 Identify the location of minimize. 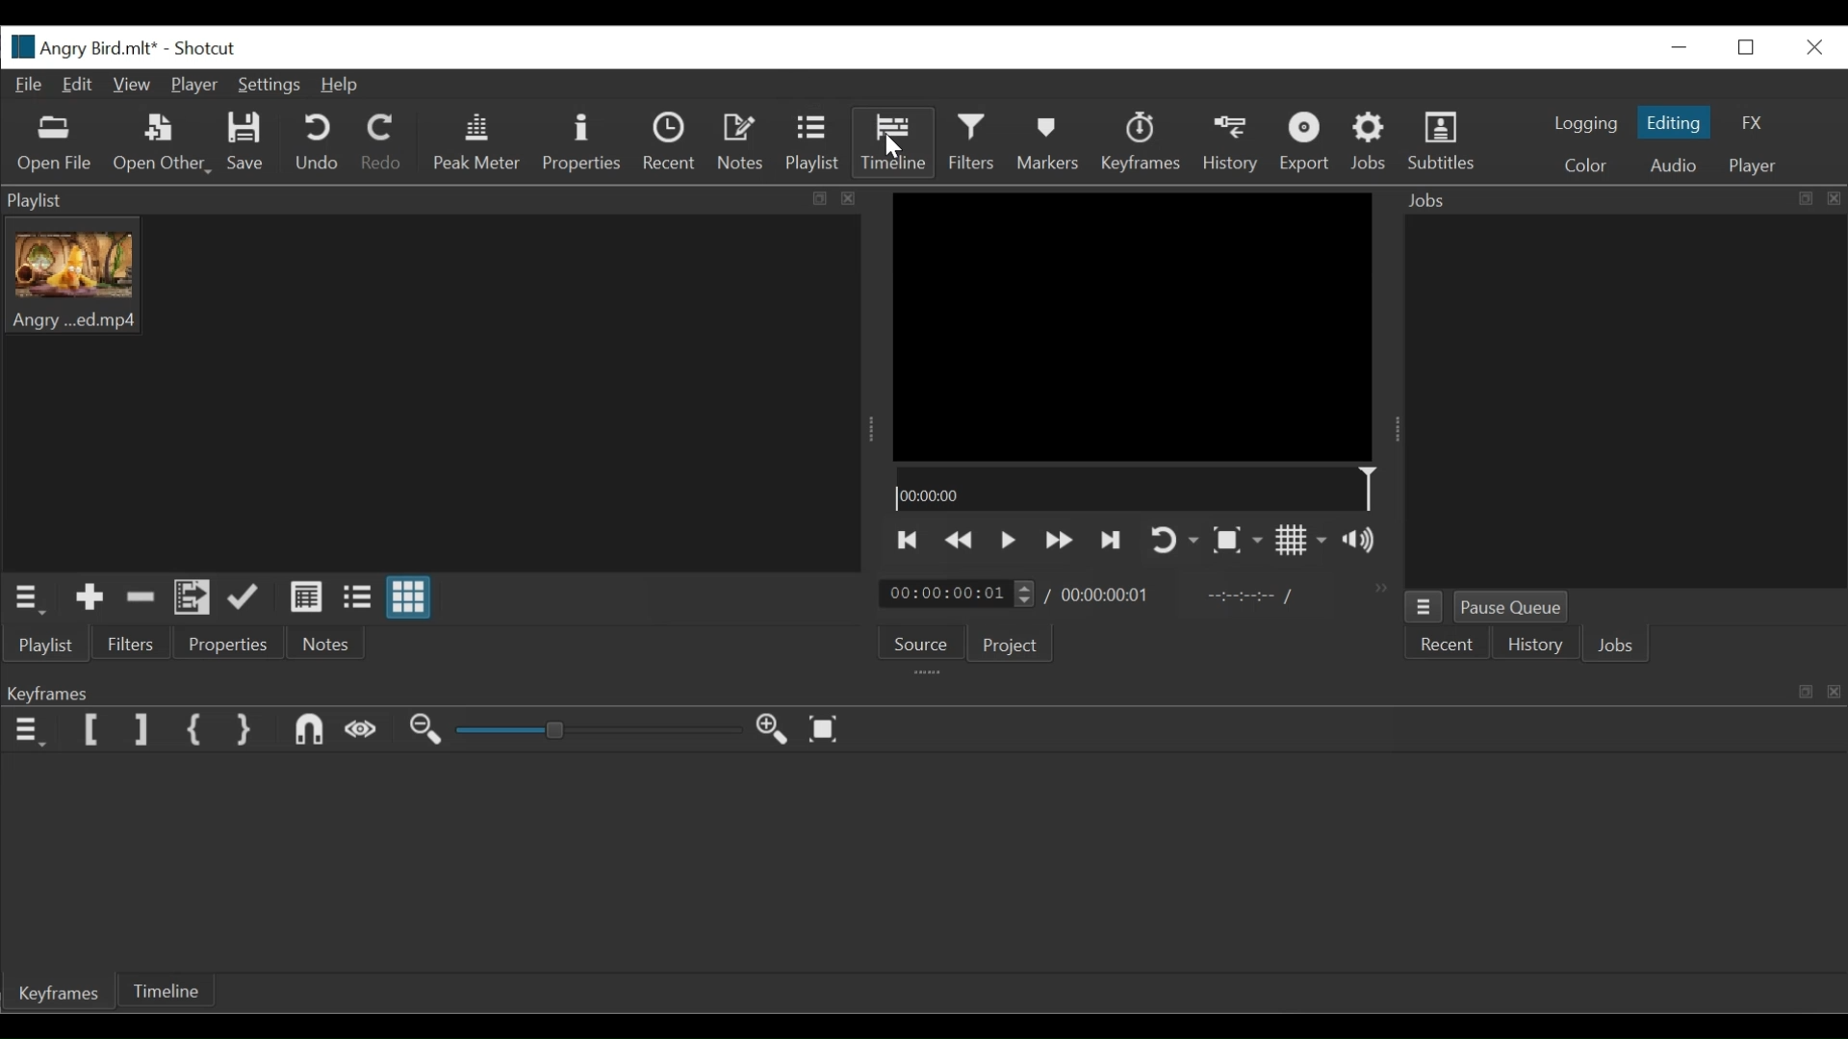
(1681, 45).